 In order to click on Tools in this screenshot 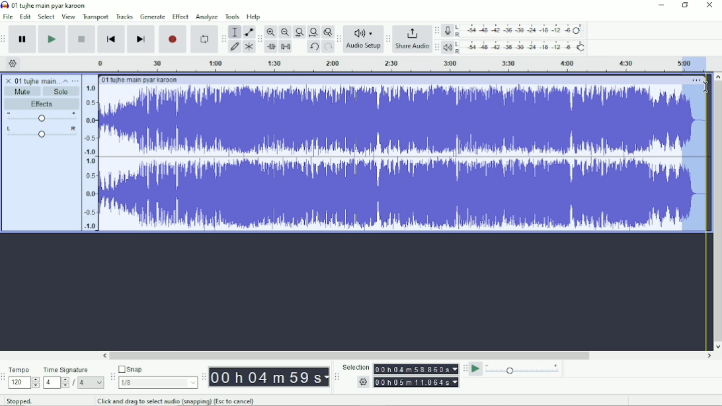, I will do `click(233, 17)`.